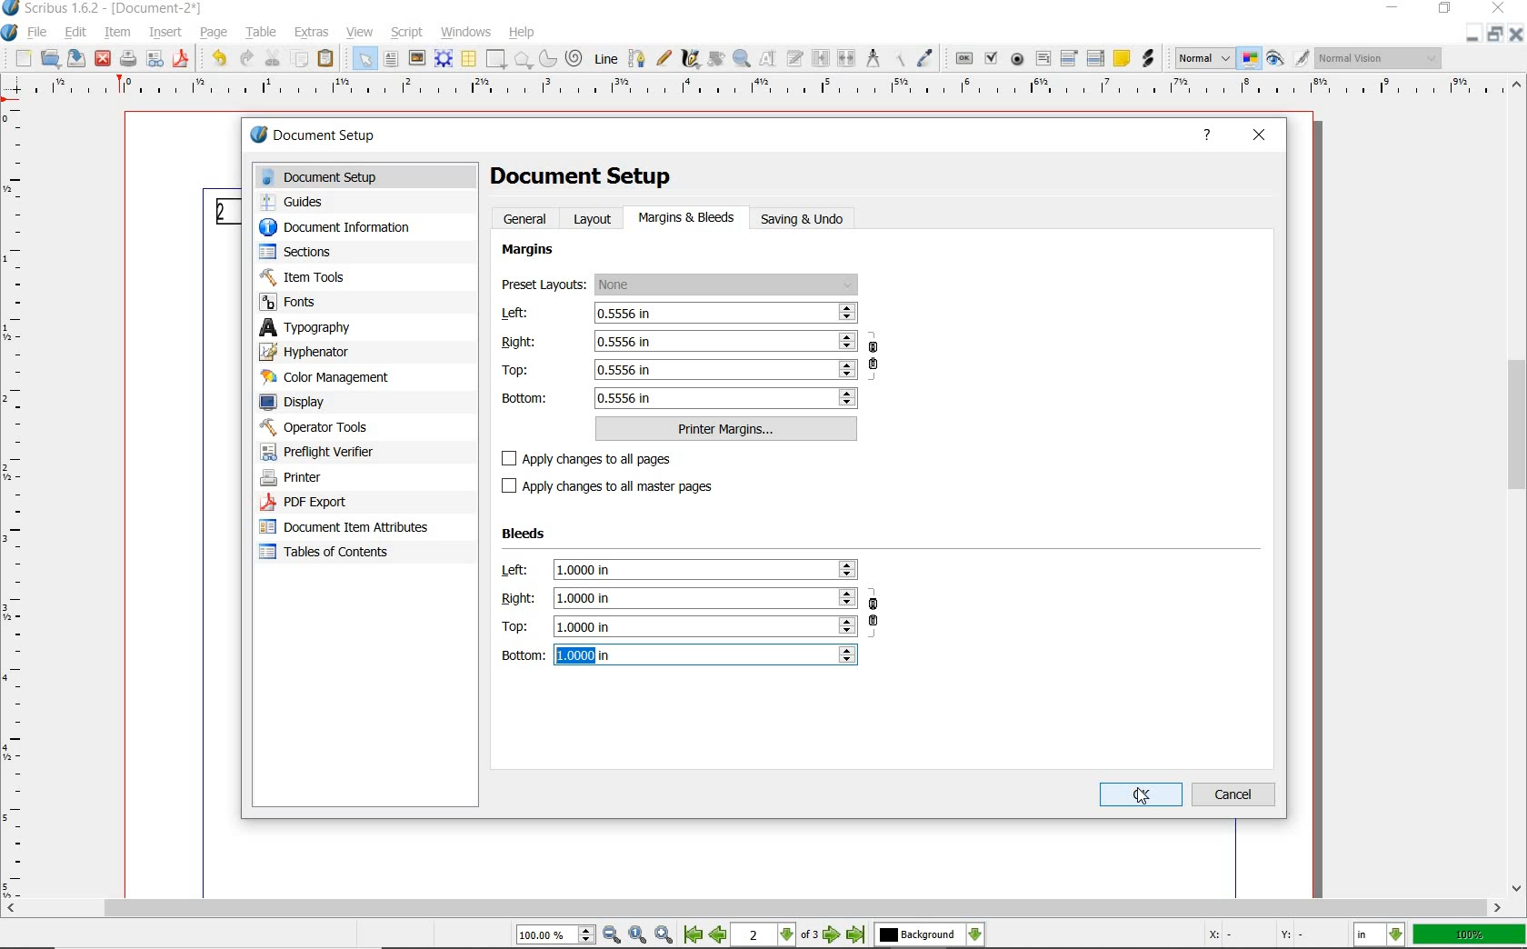 Image resolution: width=1527 pixels, height=949 pixels. I want to click on preflight verifier, so click(156, 59).